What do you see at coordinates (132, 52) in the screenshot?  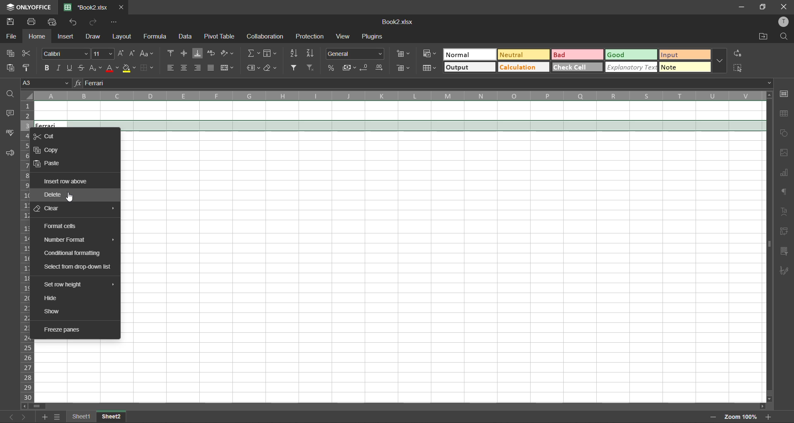 I see `decrement size` at bounding box center [132, 52].